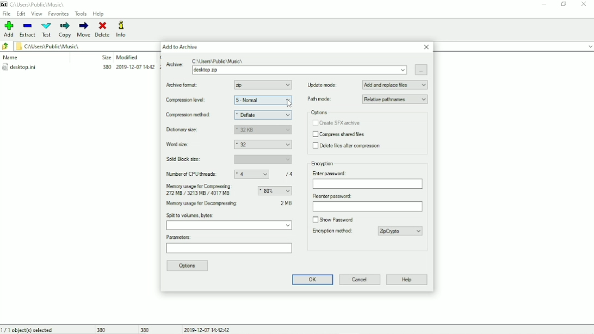  I want to click on desktop.zip, so click(299, 70).